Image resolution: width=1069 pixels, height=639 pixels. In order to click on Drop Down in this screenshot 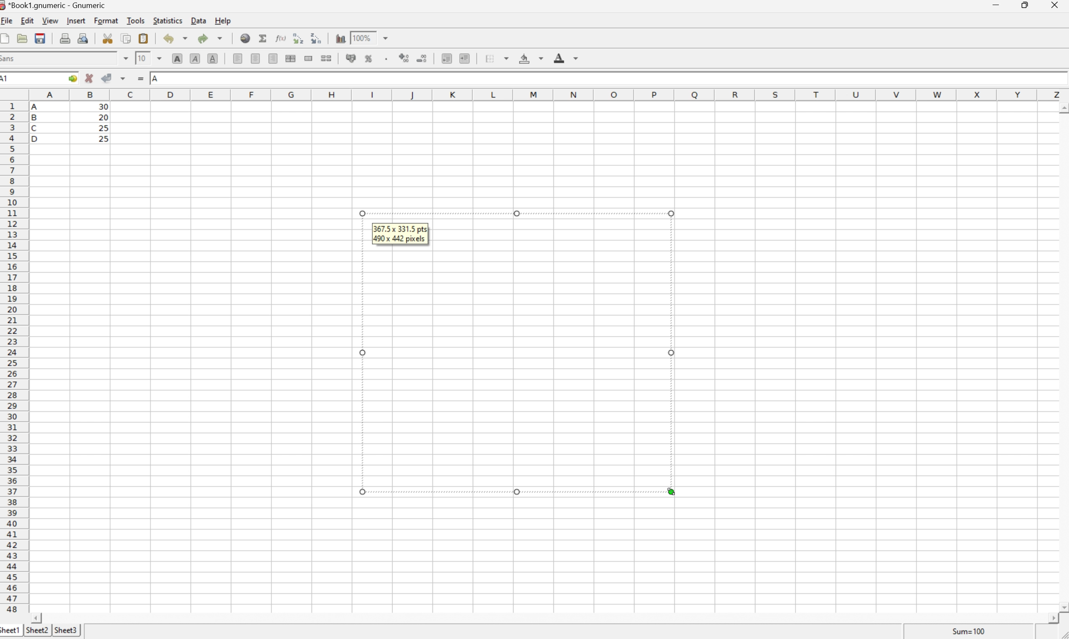, I will do `click(124, 58)`.